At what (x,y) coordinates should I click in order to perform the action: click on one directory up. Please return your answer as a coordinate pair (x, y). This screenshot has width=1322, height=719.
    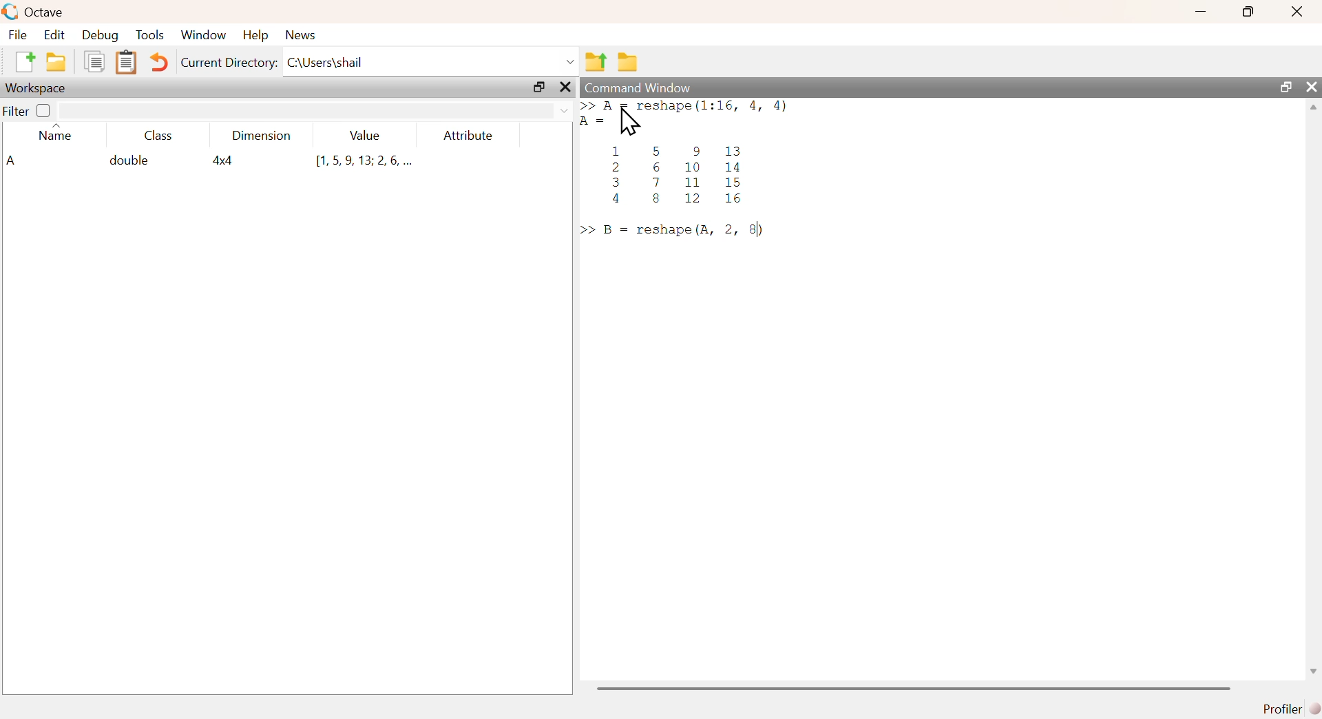
    Looking at the image, I should click on (596, 62).